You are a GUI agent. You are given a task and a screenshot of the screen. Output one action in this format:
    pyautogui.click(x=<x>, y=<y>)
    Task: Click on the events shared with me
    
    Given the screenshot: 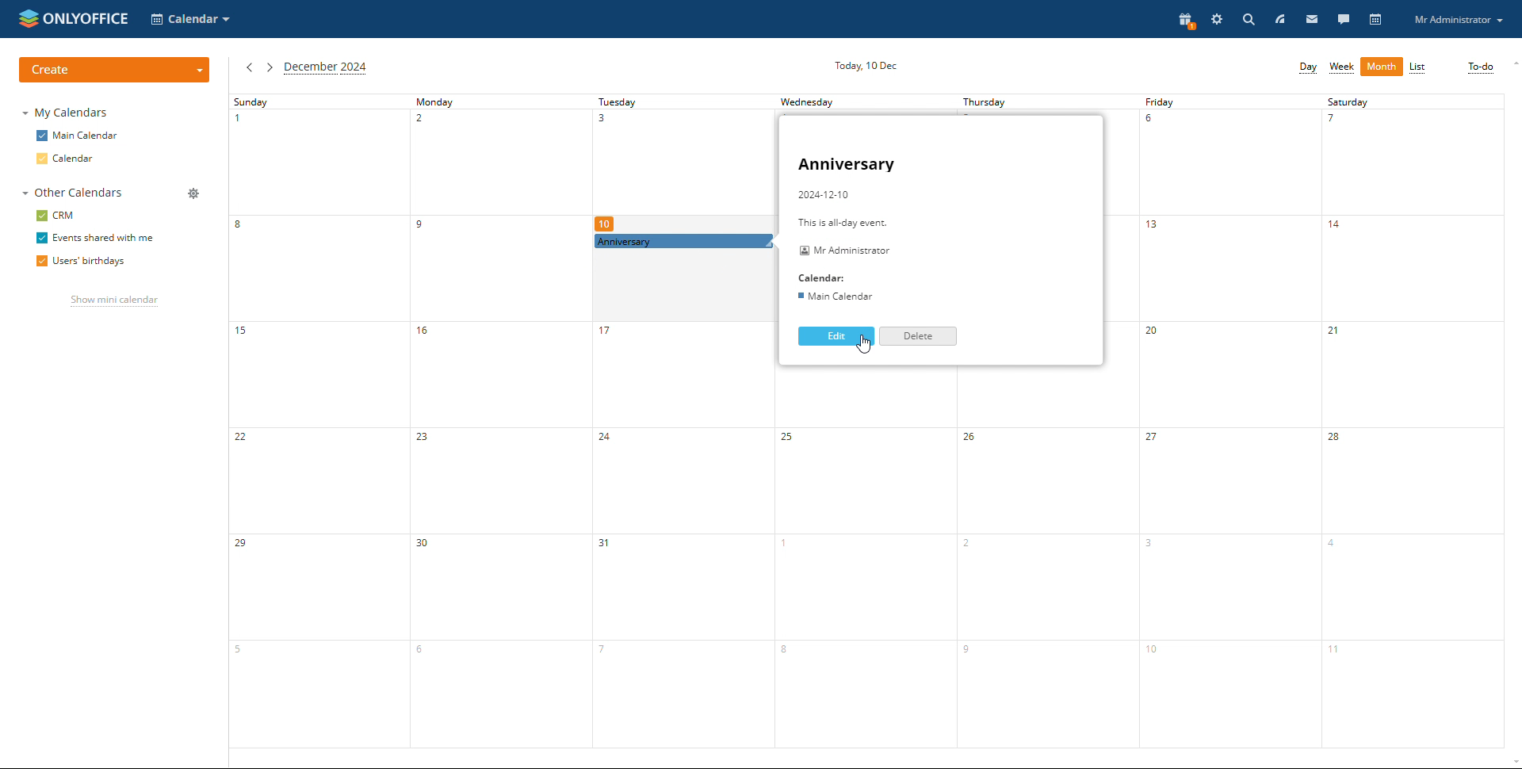 What is the action you would take?
    pyautogui.click(x=93, y=239)
    